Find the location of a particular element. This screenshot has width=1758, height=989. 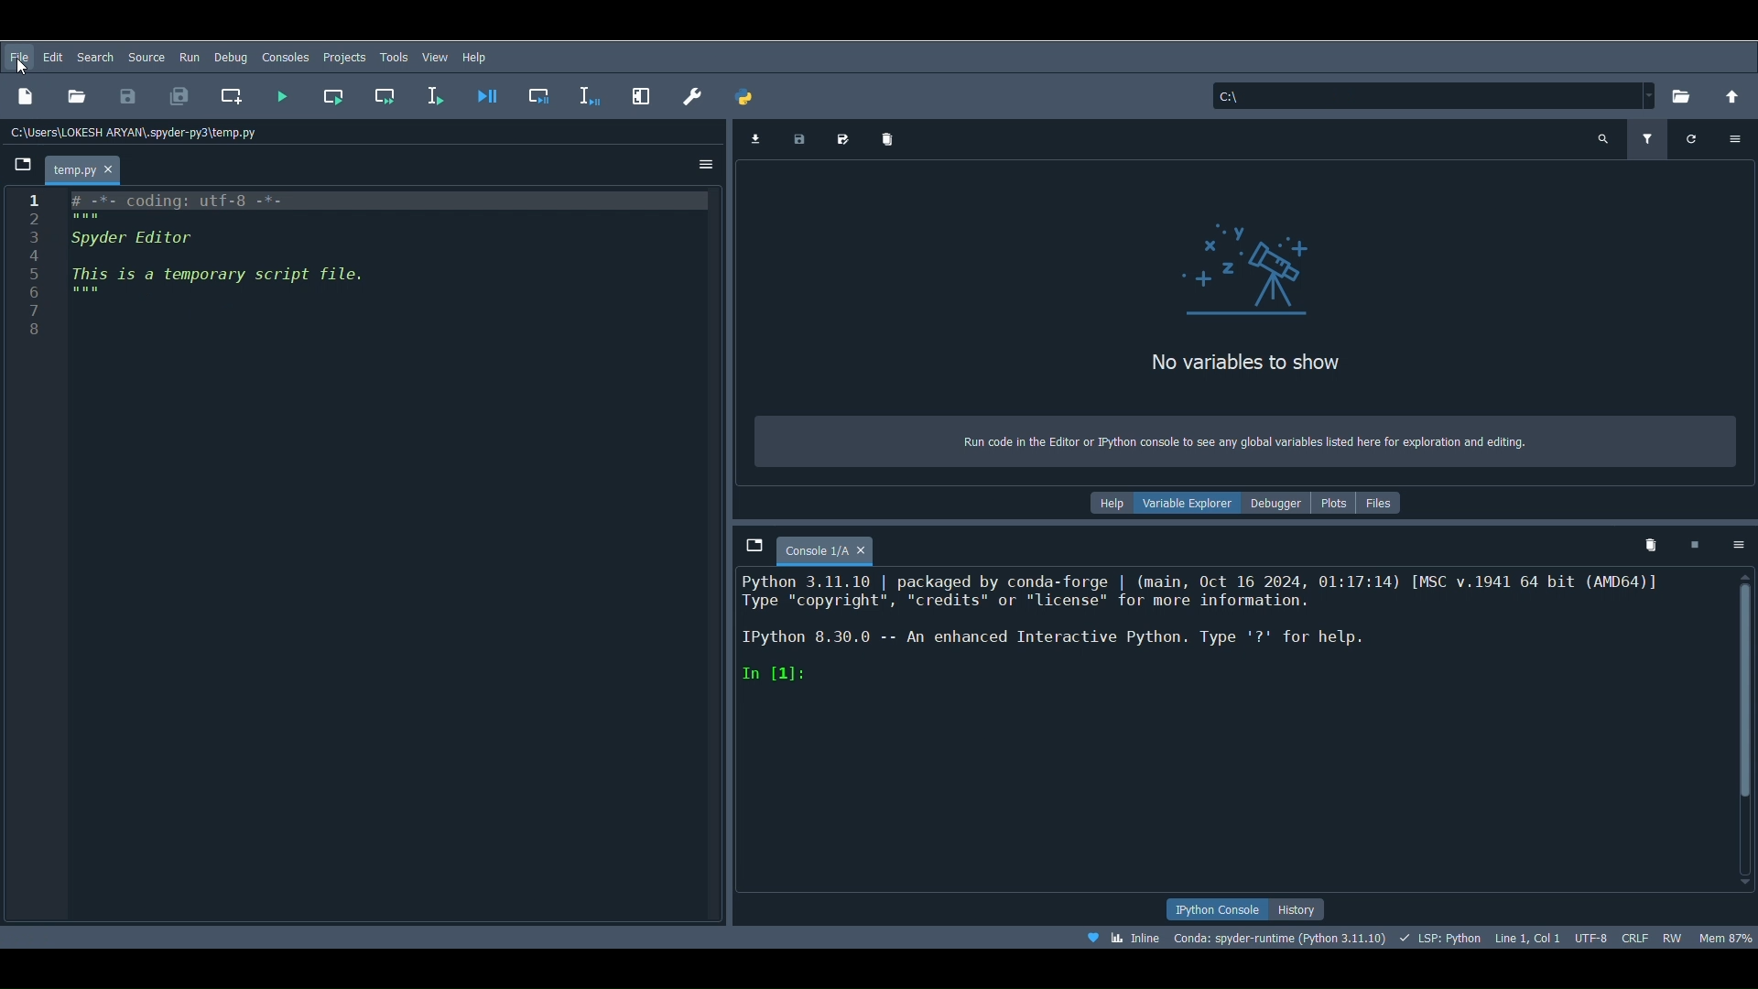

Run current cell and go to the next one (Shift + Return) is located at coordinates (385, 92).